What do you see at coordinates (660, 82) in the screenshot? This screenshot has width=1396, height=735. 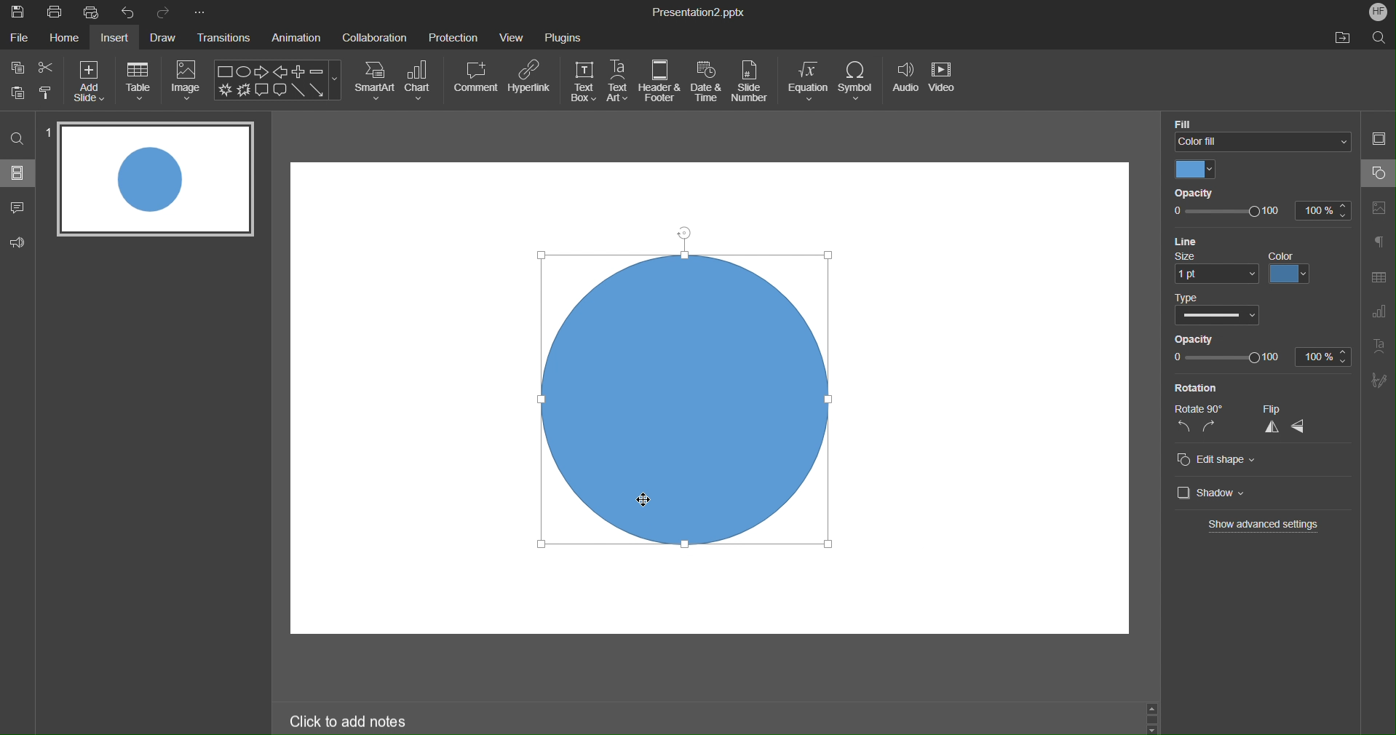 I see `Header & Footer` at bounding box center [660, 82].